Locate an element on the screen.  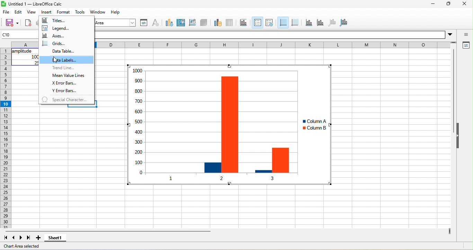
chart area selected is located at coordinates (25, 246).